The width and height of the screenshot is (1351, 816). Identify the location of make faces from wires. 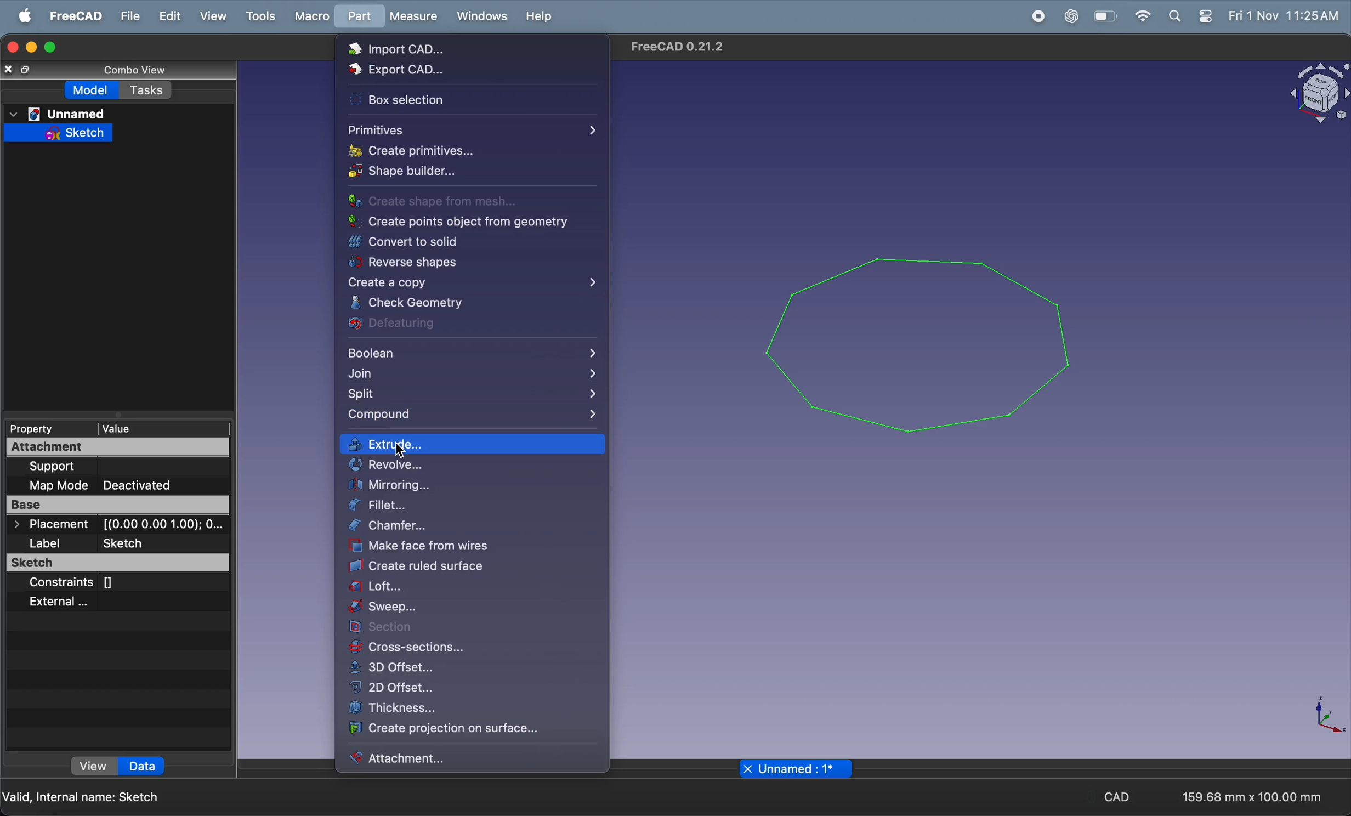
(465, 548).